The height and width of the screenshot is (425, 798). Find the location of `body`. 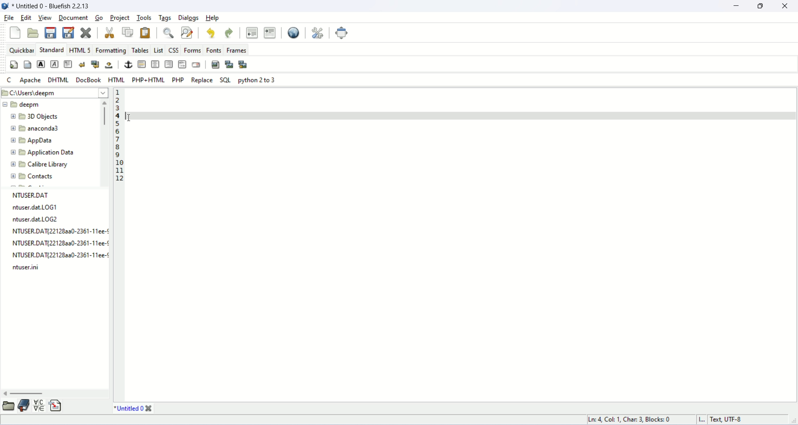

body is located at coordinates (27, 65).